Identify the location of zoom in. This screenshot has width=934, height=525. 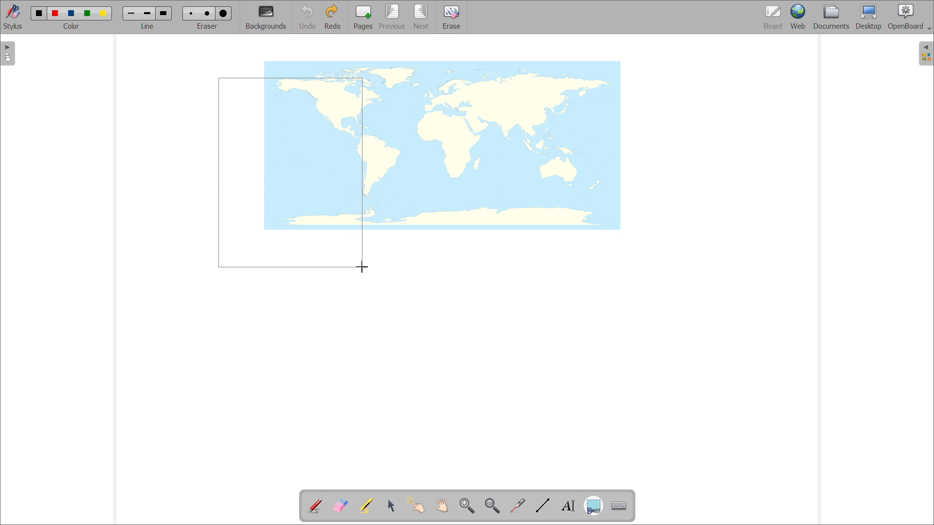
(467, 506).